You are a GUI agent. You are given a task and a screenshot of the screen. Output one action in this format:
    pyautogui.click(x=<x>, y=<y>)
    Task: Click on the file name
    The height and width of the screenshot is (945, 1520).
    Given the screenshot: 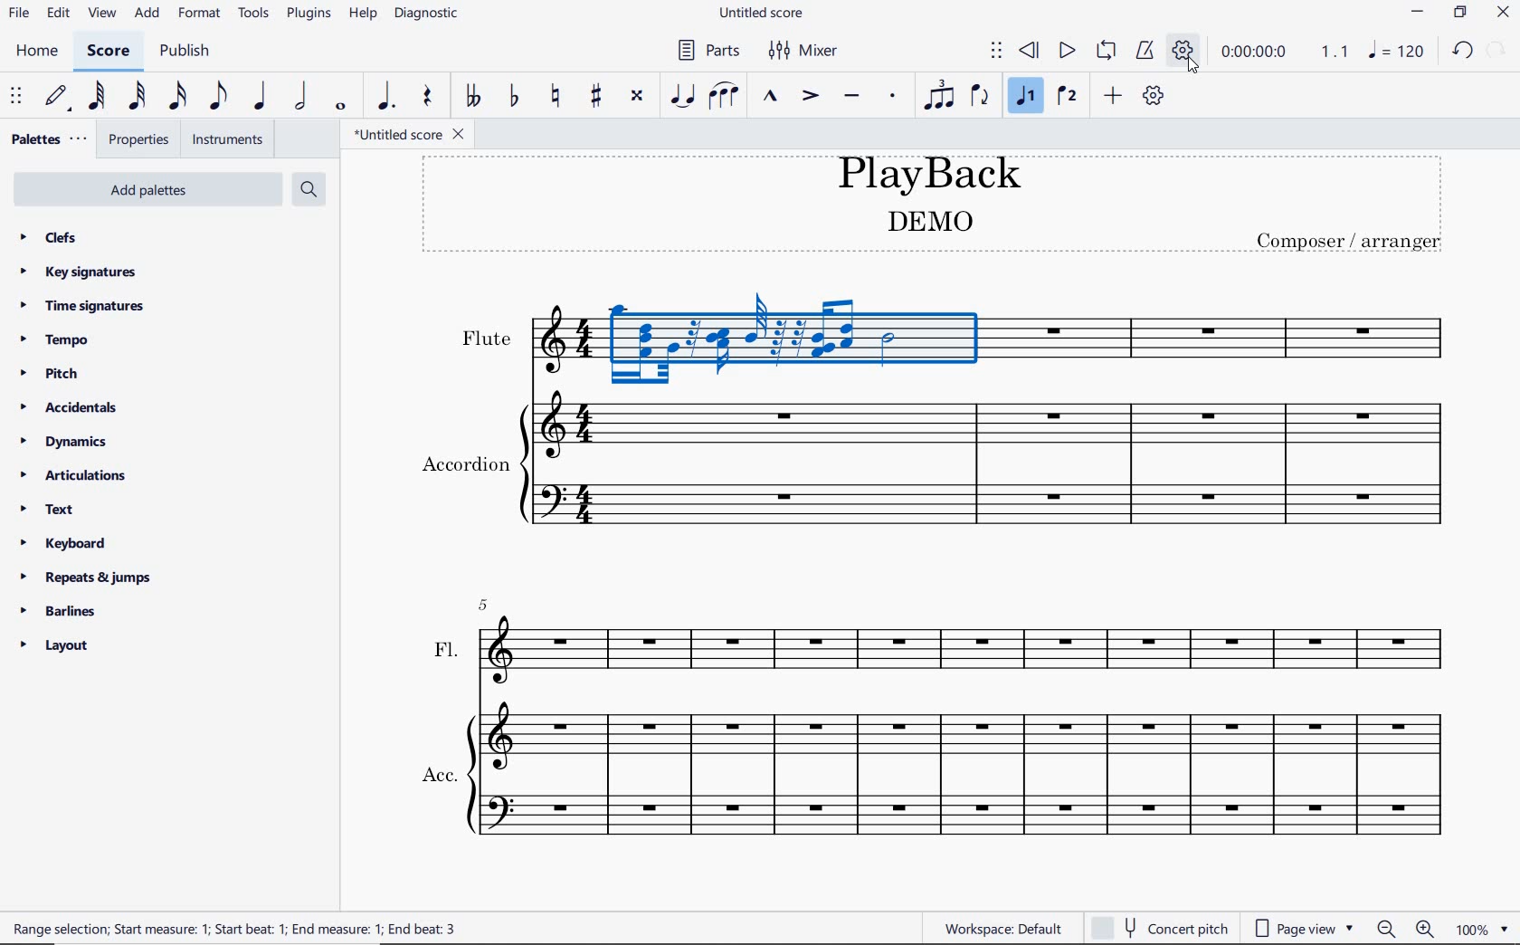 What is the action you would take?
    pyautogui.click(x=760, y=12)
    